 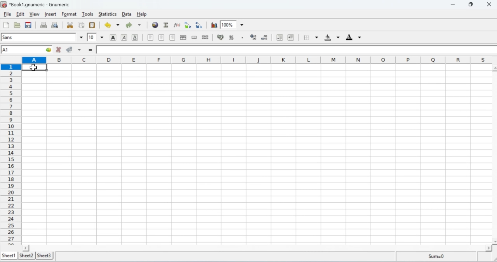 I want to click on Align left, so click(x=149, y=38).